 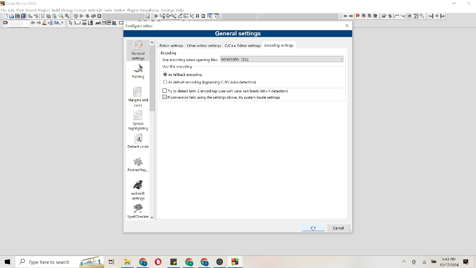 I want to click on File, so click(x=205, y=262).